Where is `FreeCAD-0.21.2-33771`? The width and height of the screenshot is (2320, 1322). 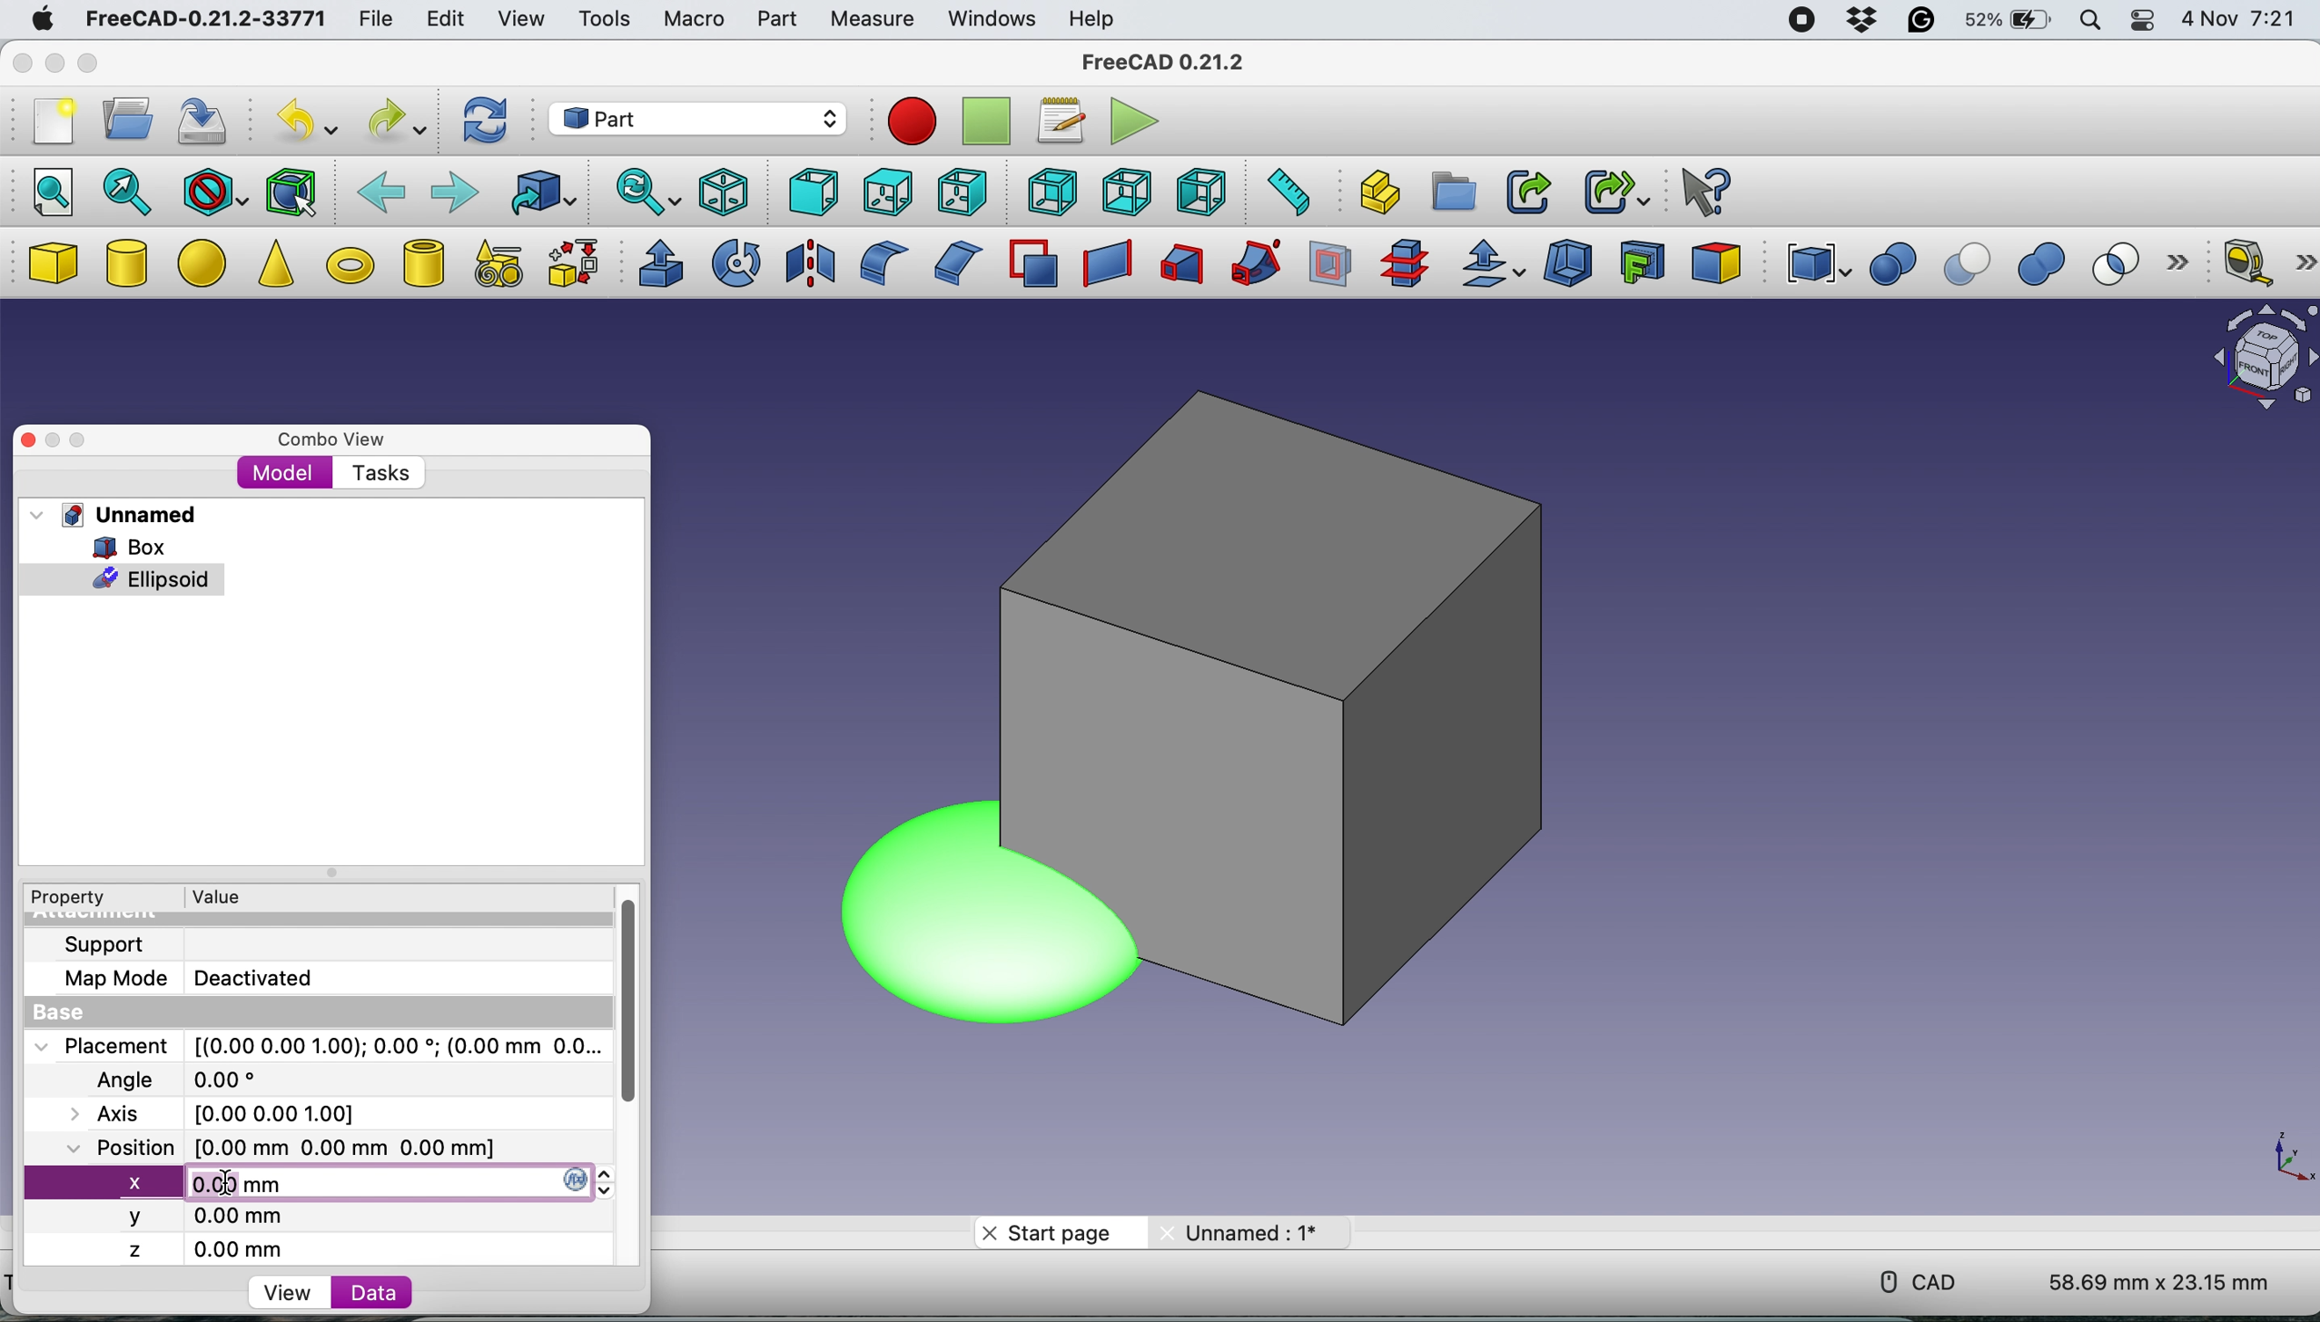 FreeCAD-0.21.2-33771 is located at coordinates (202, 20).